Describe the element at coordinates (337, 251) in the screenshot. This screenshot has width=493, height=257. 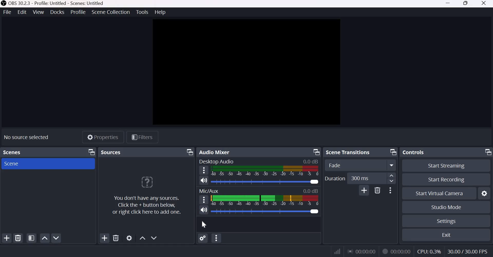
I see `Connection Status Indicator` at that location.